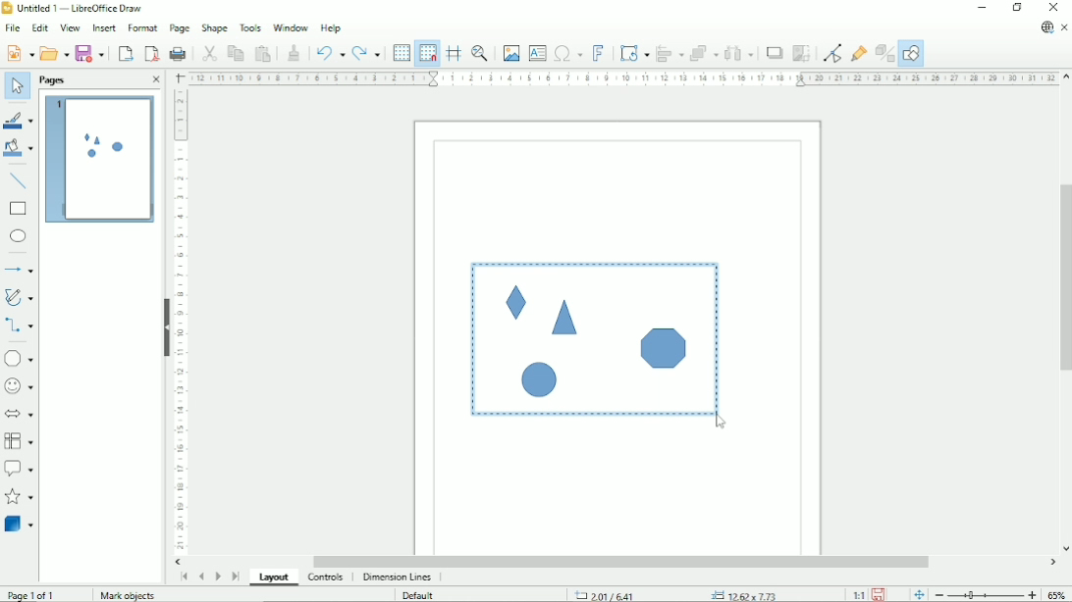 Image resolution: width=1072 pixels, height=602 pixels. I want to click on Fit page to the current window, so click(917, 593).